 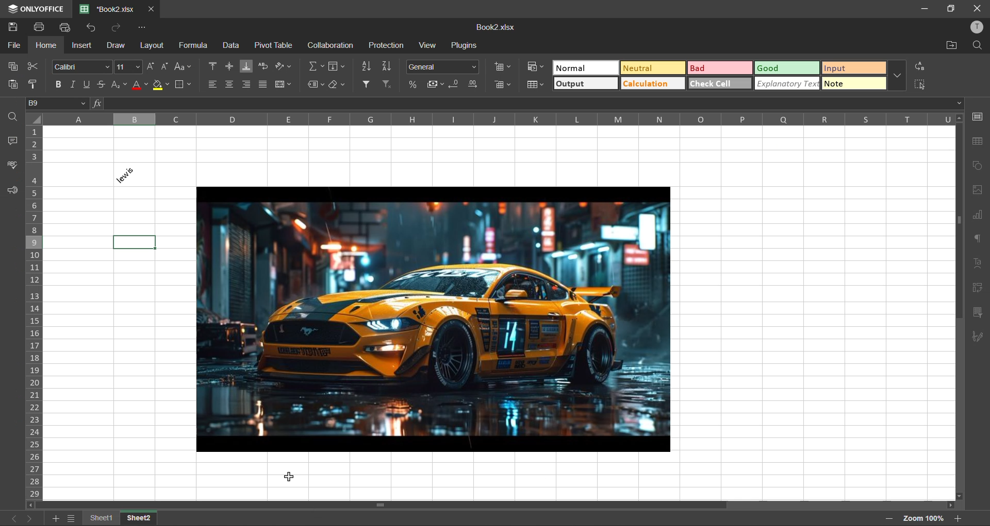 I want to click on bad, so click(x=719, y=67).